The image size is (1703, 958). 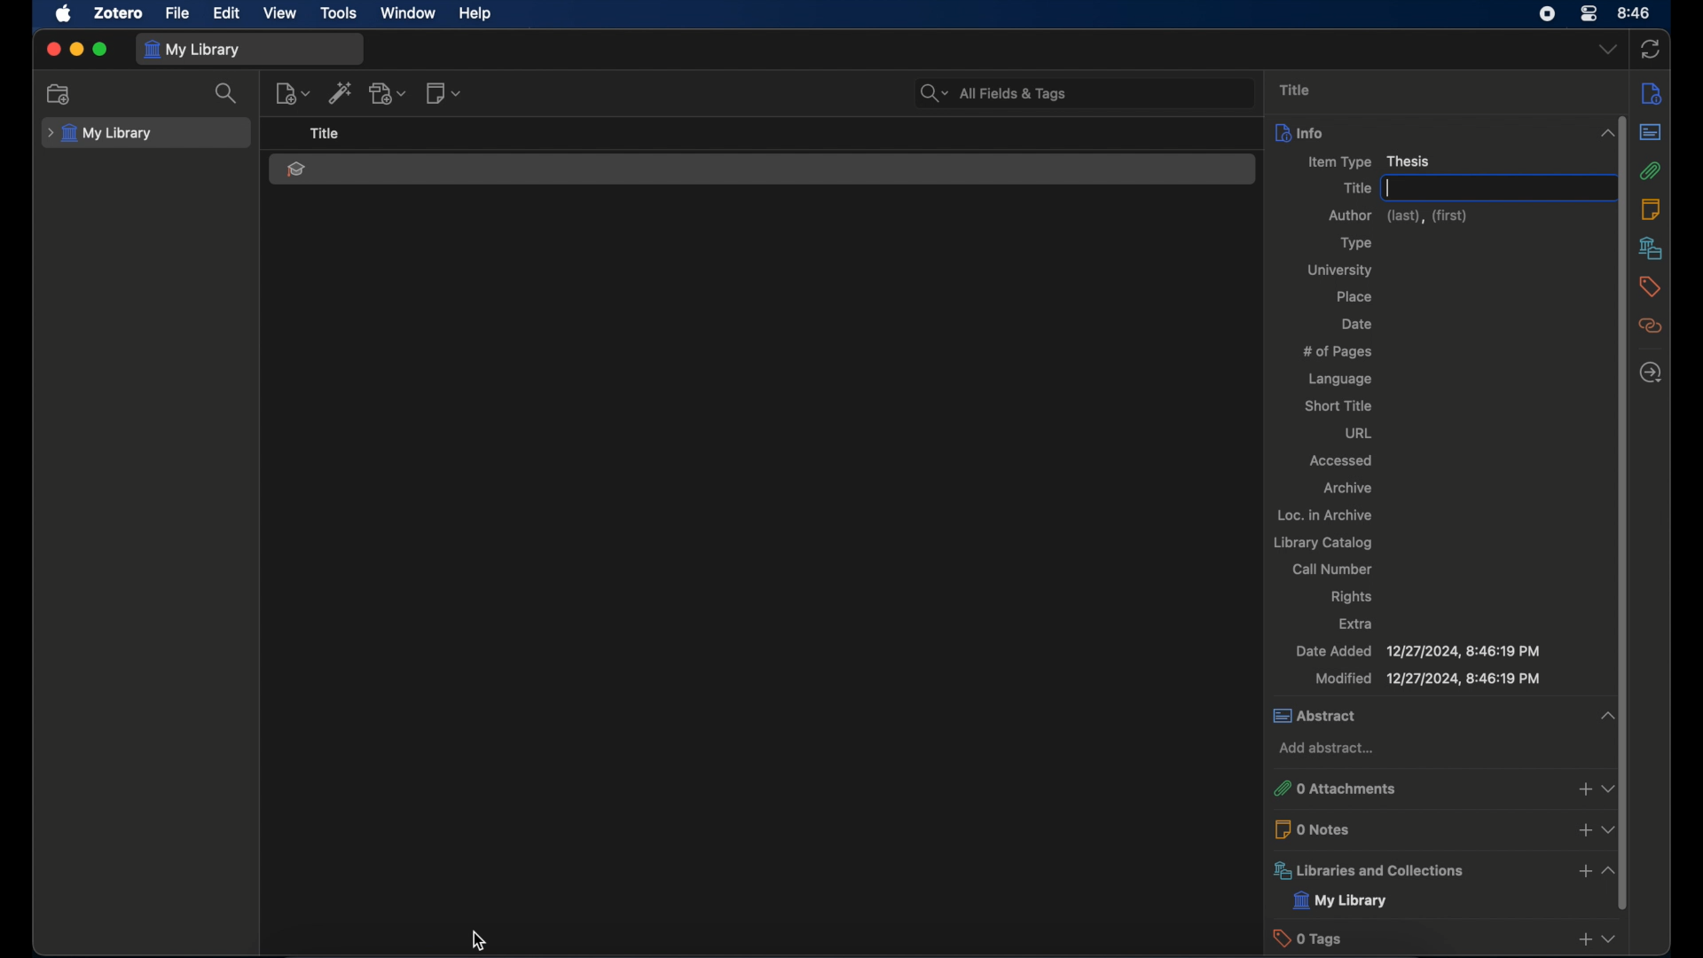 What do you see at coordinates (324, 134) in the screenshot?
I see `title` at bounding box center [324, 134].